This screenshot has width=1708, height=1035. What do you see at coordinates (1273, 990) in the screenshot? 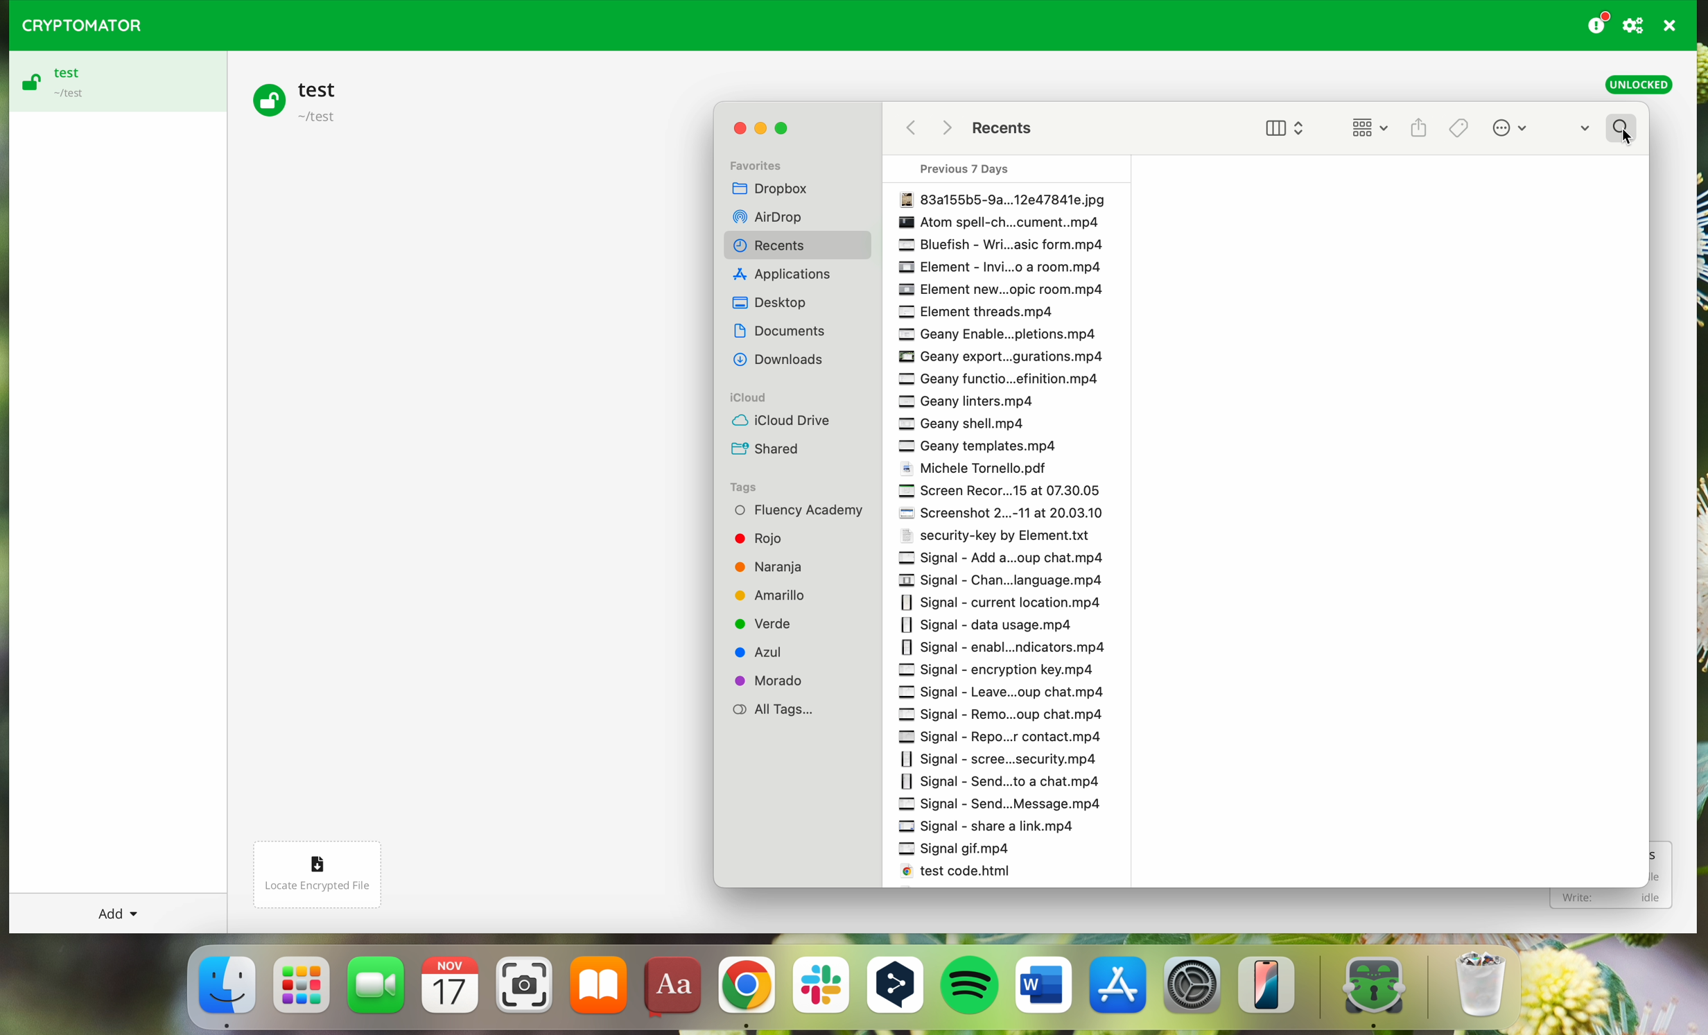
I see `iphone mirroning` at bounding box center [1273, 990].